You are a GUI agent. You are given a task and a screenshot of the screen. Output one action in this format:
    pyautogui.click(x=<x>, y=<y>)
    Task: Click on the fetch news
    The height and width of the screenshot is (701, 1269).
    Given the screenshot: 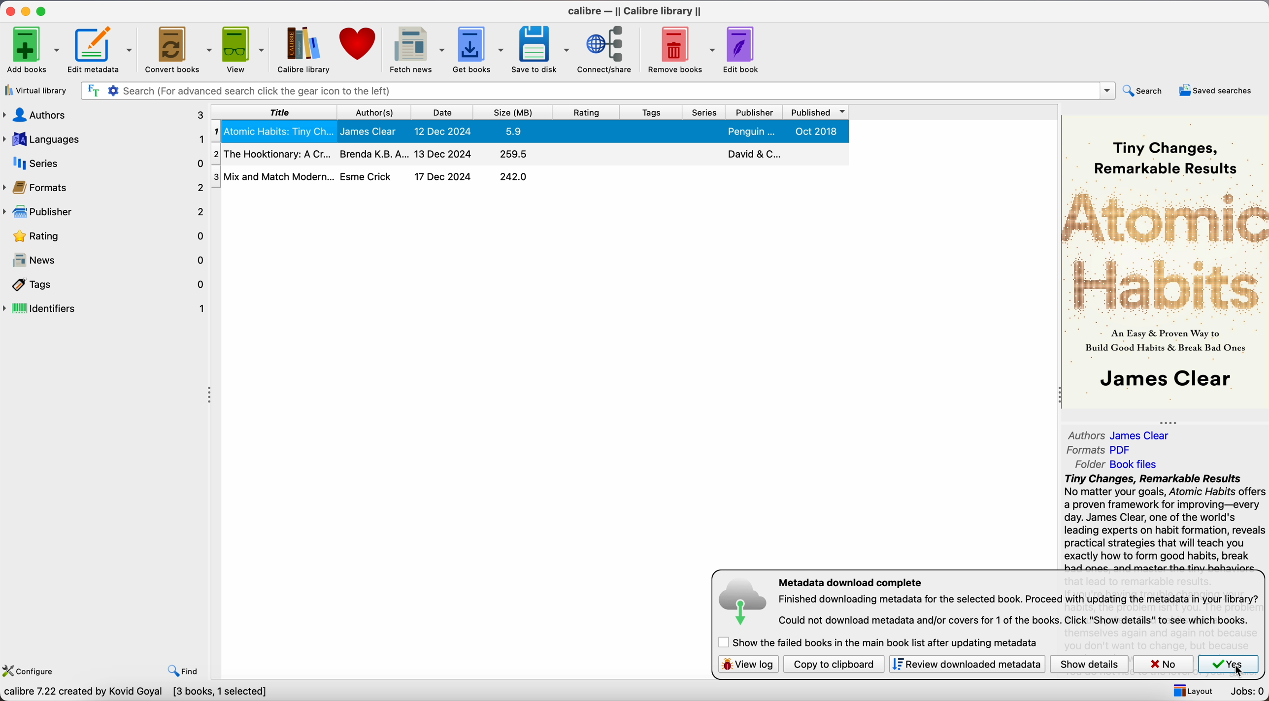 What is the action you would take?
    pyautogui.click(x=416, y=50)
    